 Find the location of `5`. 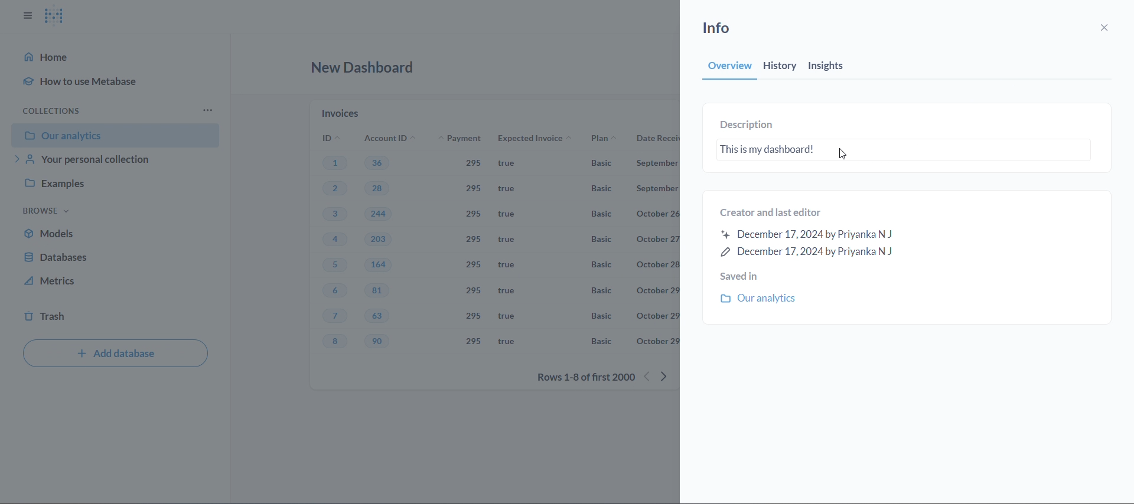

5 is located at coordinates (335, 266).